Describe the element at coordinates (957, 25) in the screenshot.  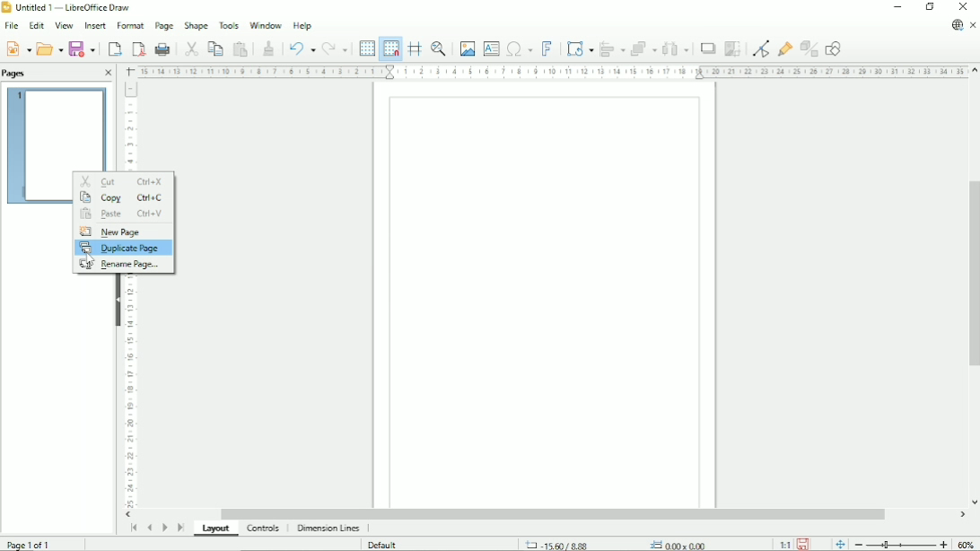
I see `Update available` at that location.